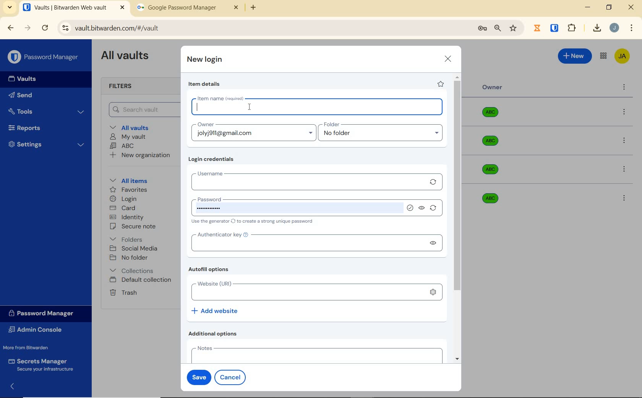  I want to click on Password Manager, so click(44, 58).